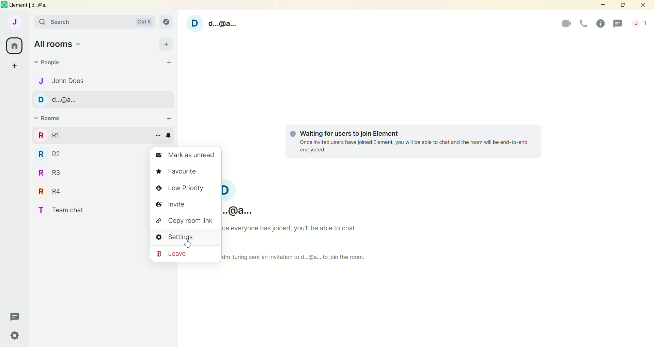  I want to click on all rooms, so click(15, 46).